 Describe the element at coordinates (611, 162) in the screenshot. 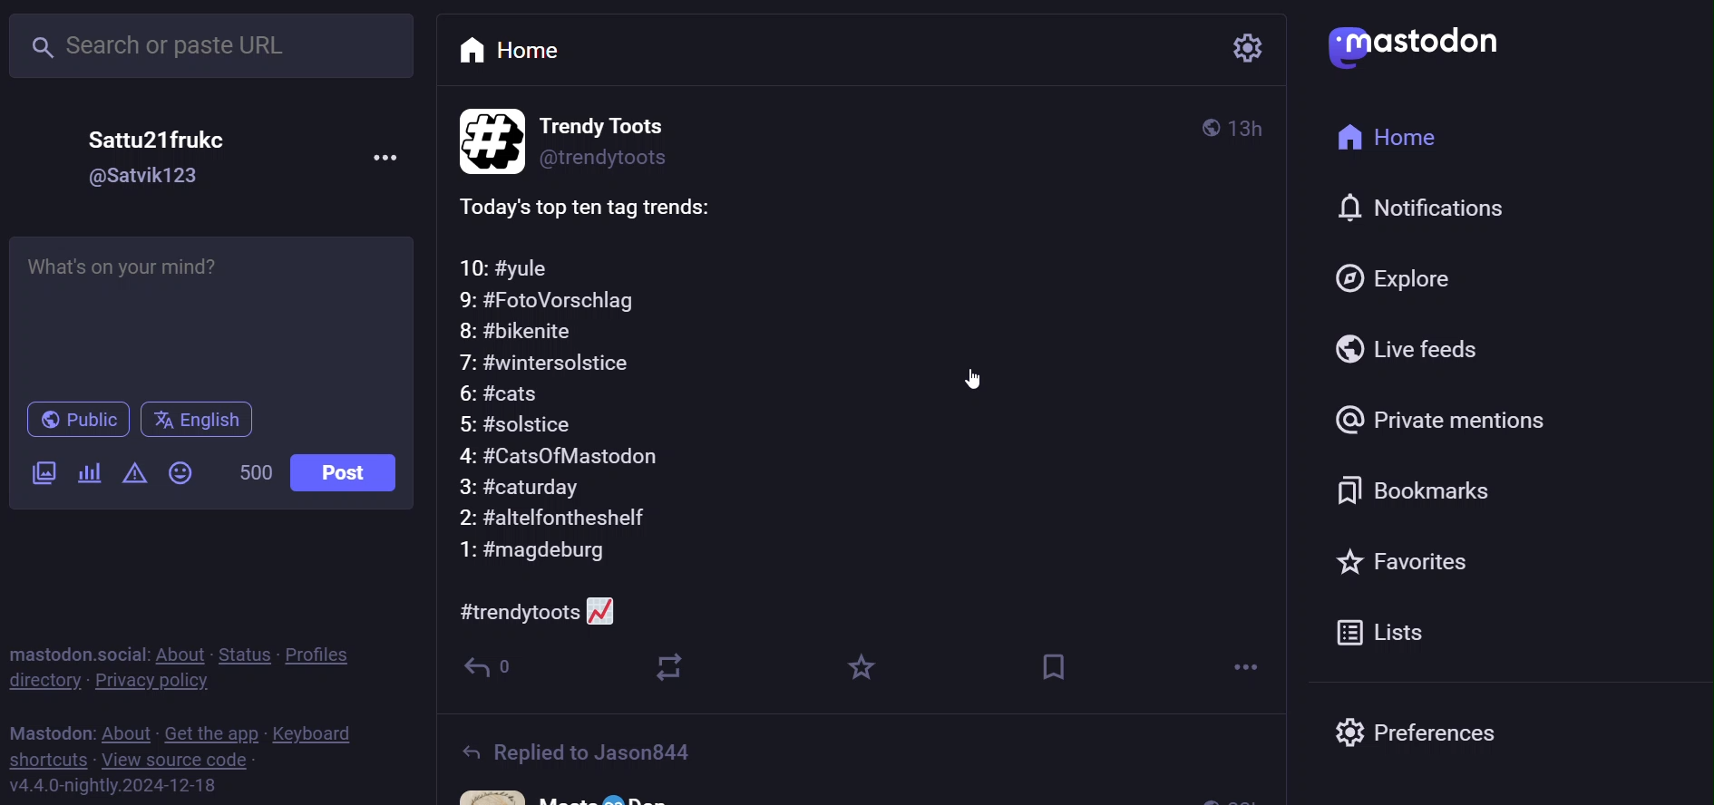

I see `@trendytoots` at that location.